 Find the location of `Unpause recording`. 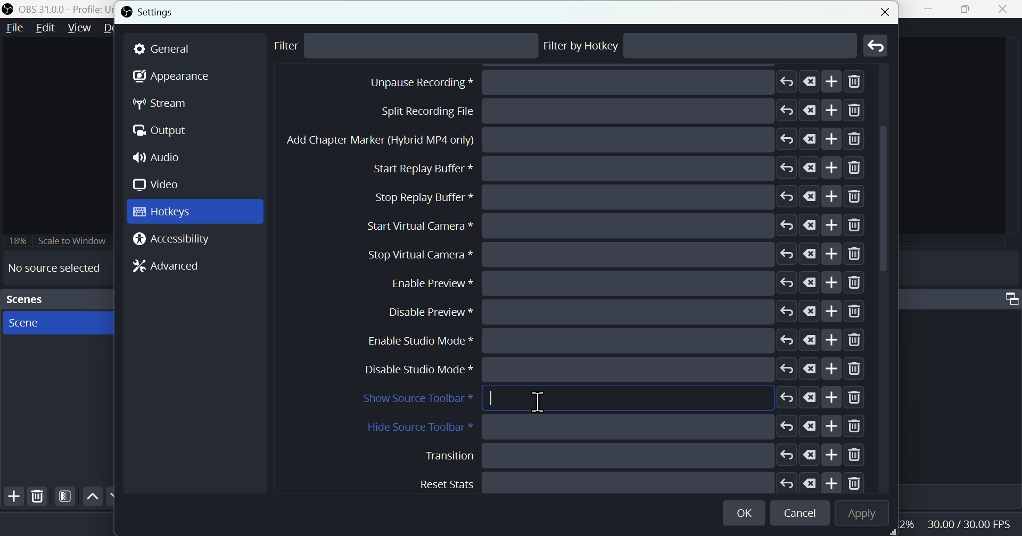

Unpause recording is located at coordinates (622, 196).